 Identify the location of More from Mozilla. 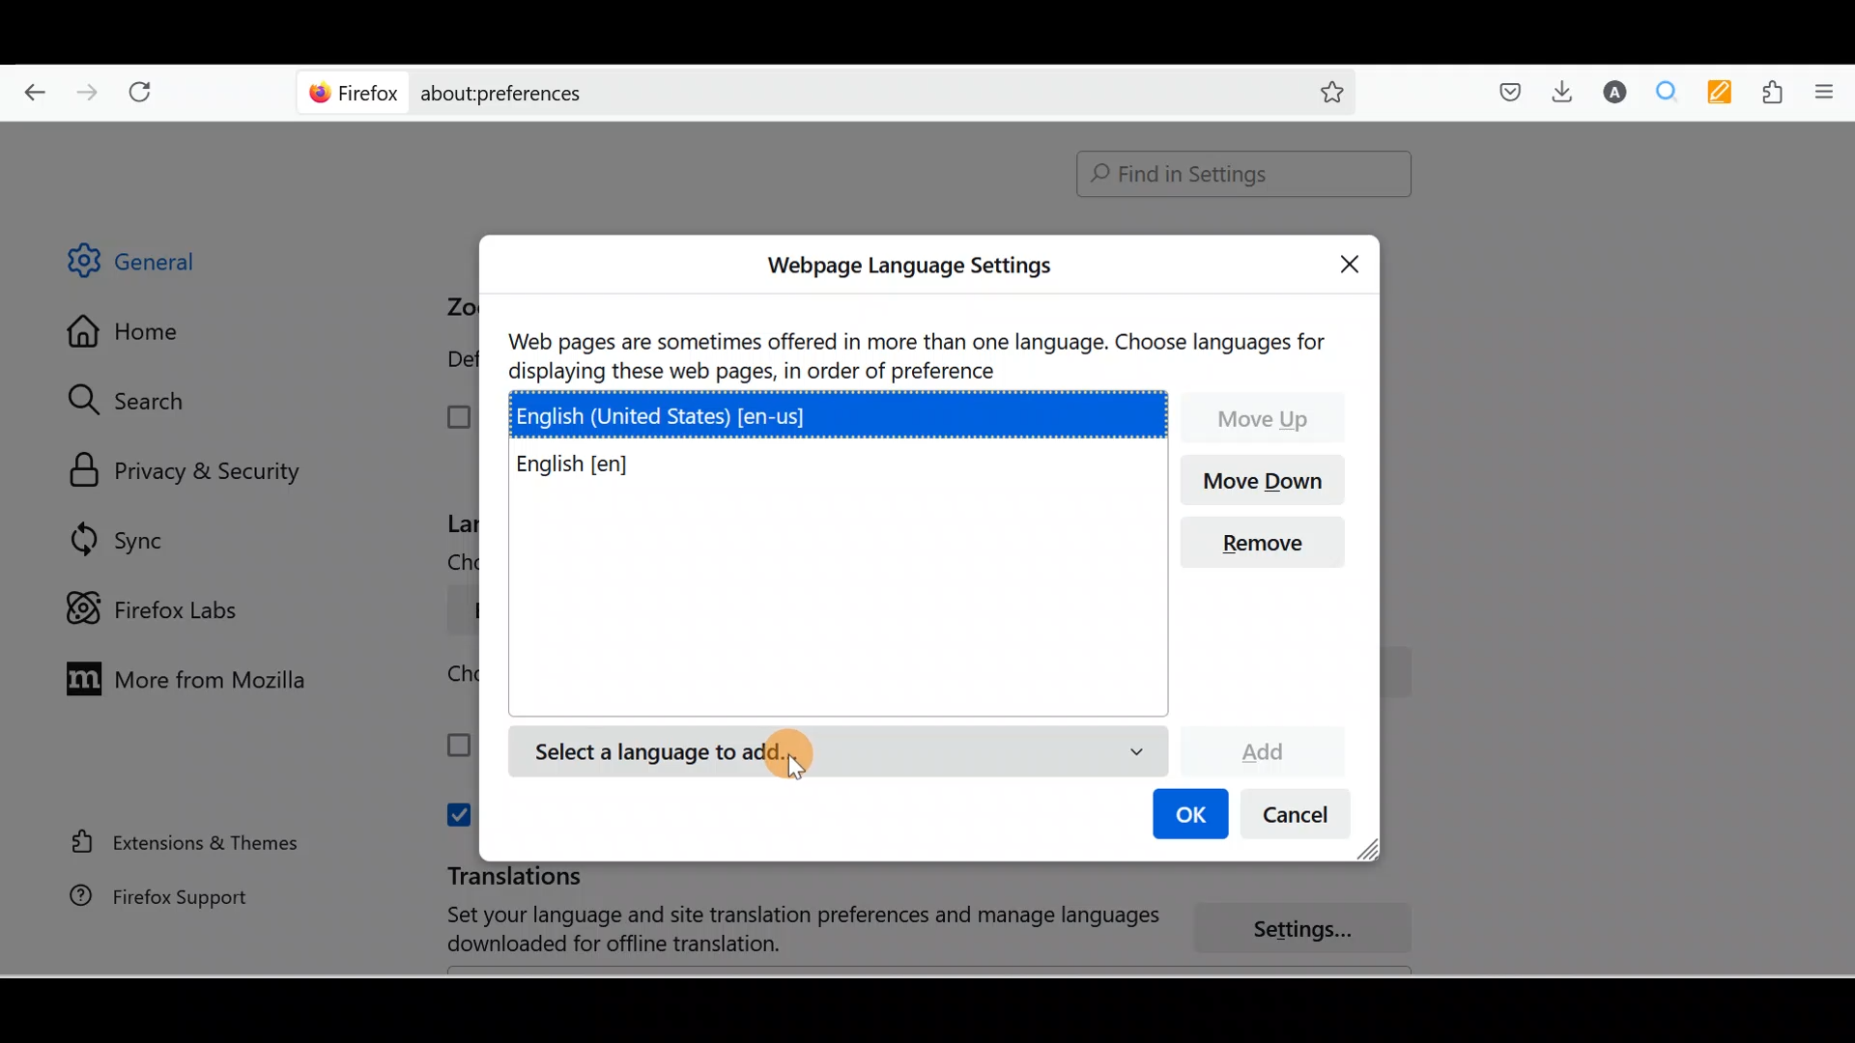
(181, 677).